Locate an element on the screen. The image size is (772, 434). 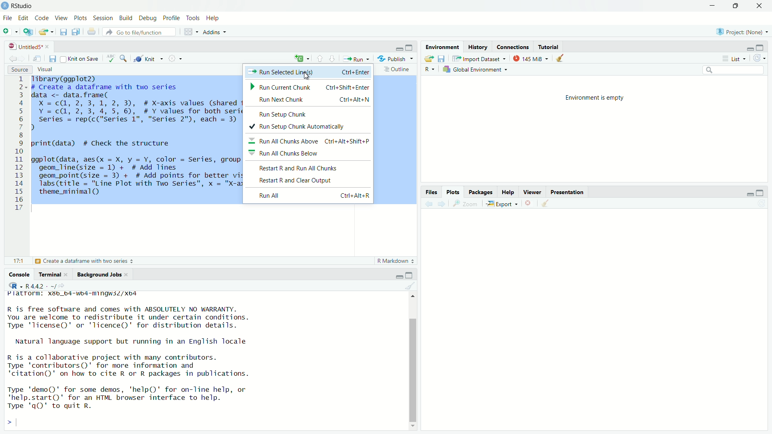
Untitled is located at coordinates (28, 45).